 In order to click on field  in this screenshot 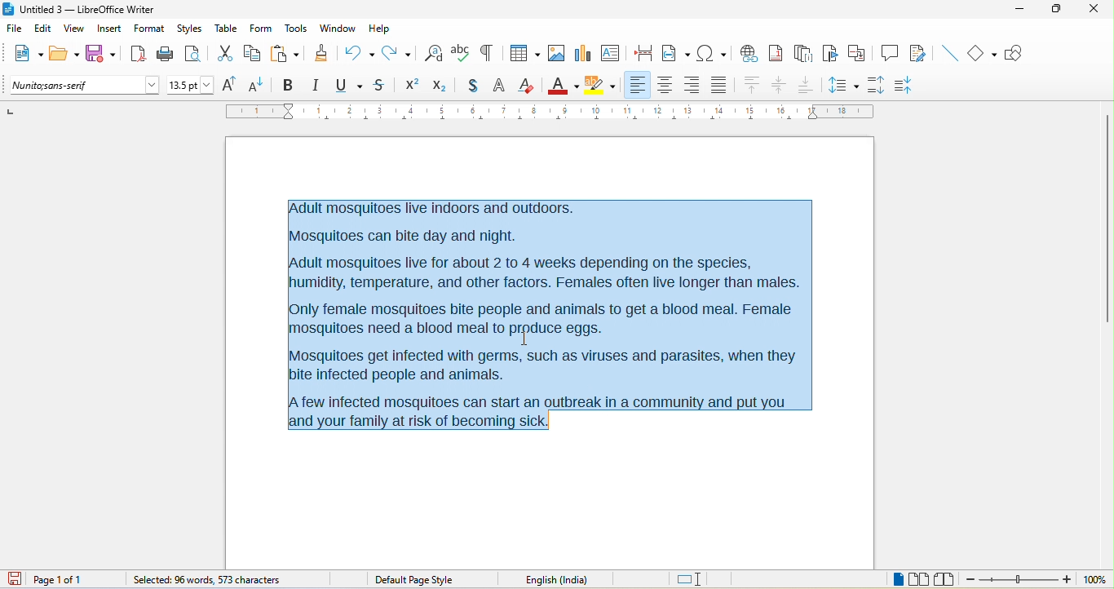, I will do `click(676, 54)`.